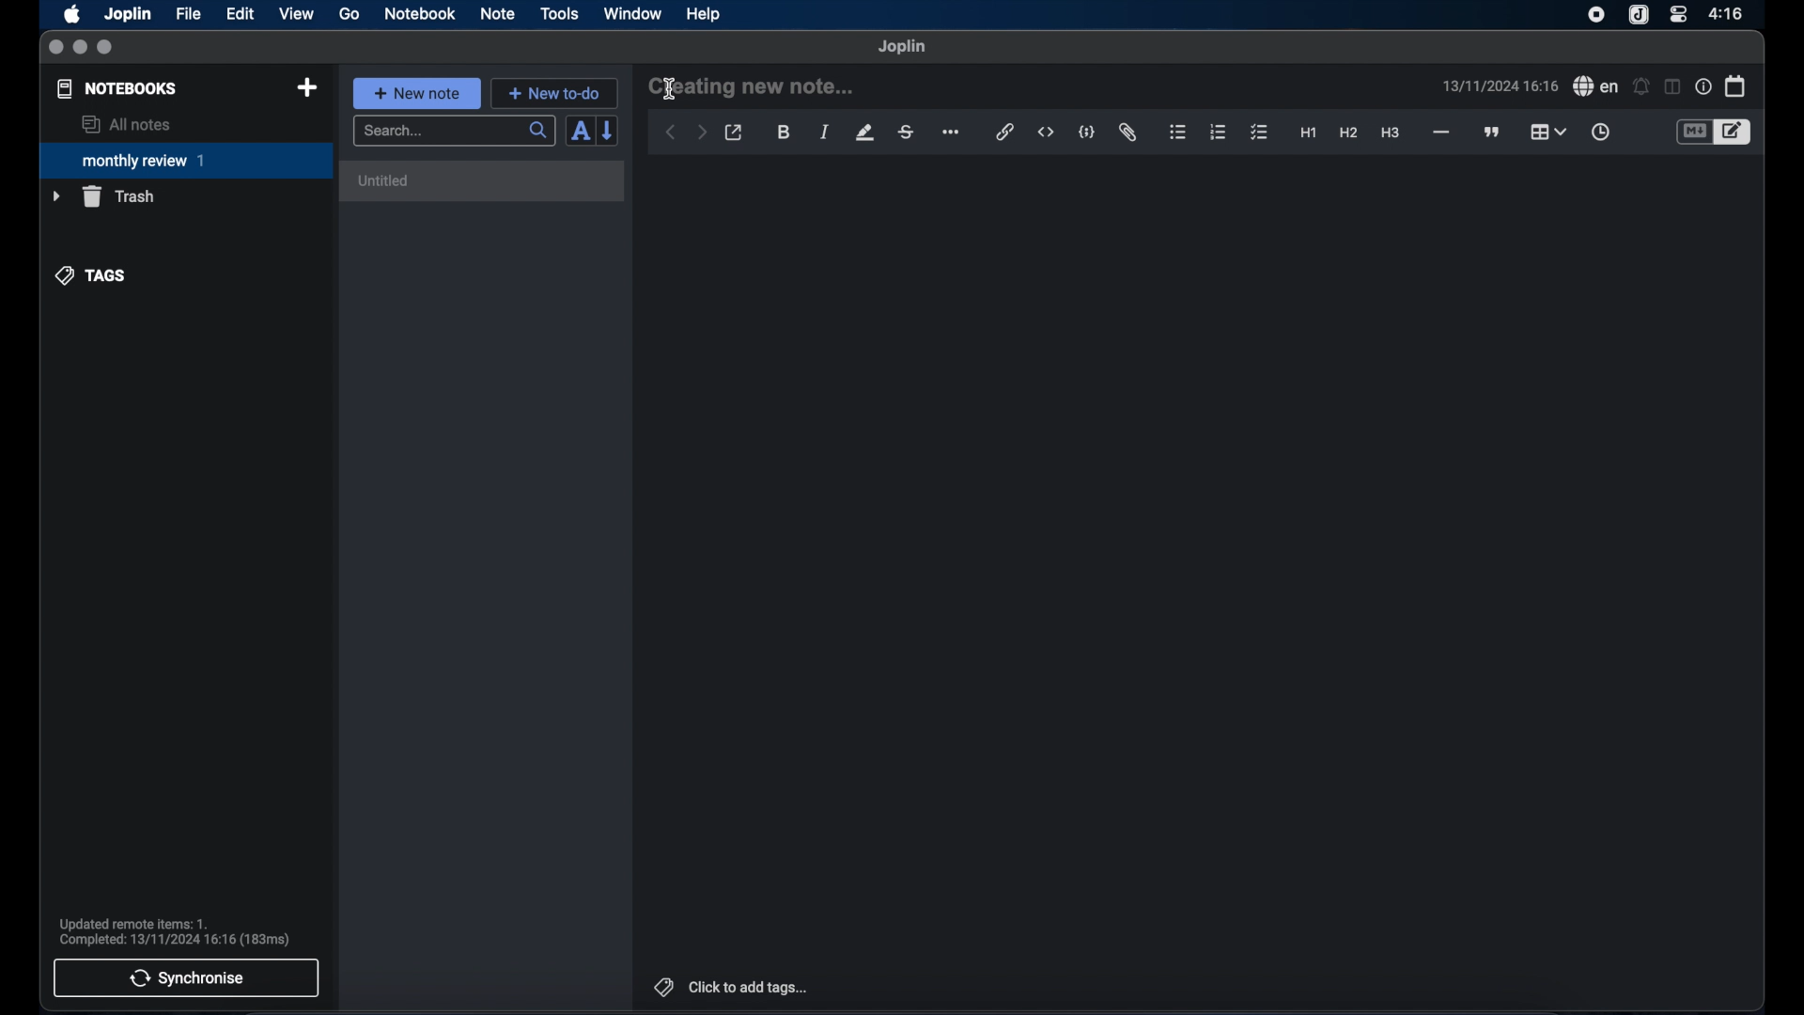 The width and height of the screenshot is (1804, 1015). What do you see at coordinates (175, 932) in the screenshot?
I see `sync notification` at bounding box center [175, 932].